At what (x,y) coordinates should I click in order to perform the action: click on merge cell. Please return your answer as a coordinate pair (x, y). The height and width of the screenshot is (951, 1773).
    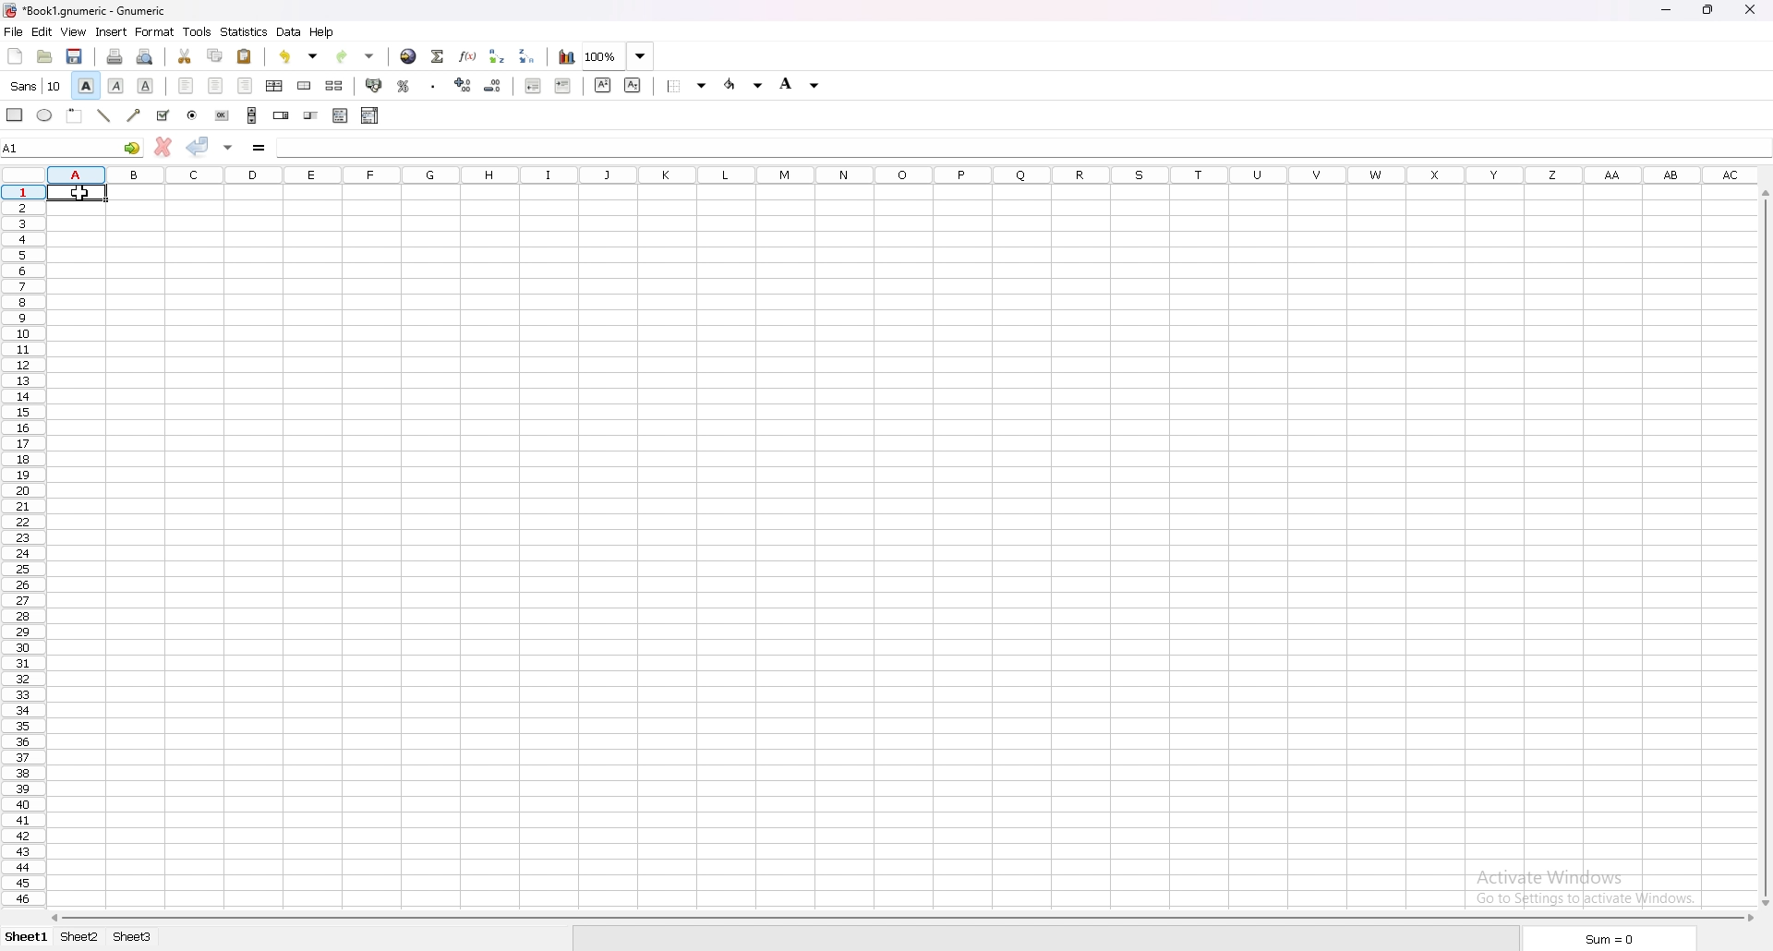
    Looking at the image, I should click on (307, 84).